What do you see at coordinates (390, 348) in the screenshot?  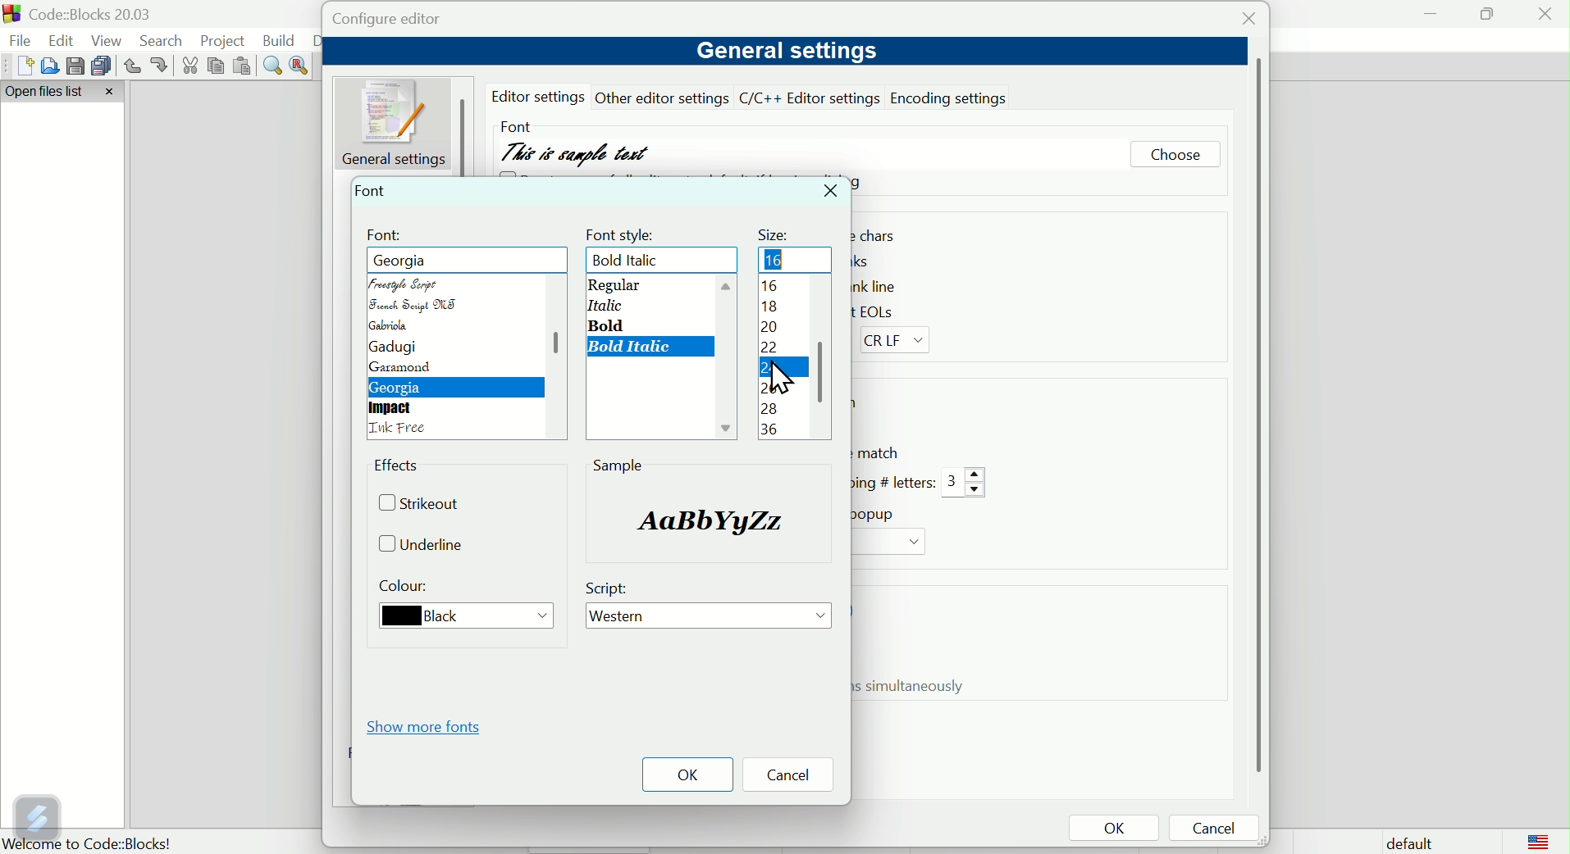 I see `gadugi` at bounding box center [390, 348].